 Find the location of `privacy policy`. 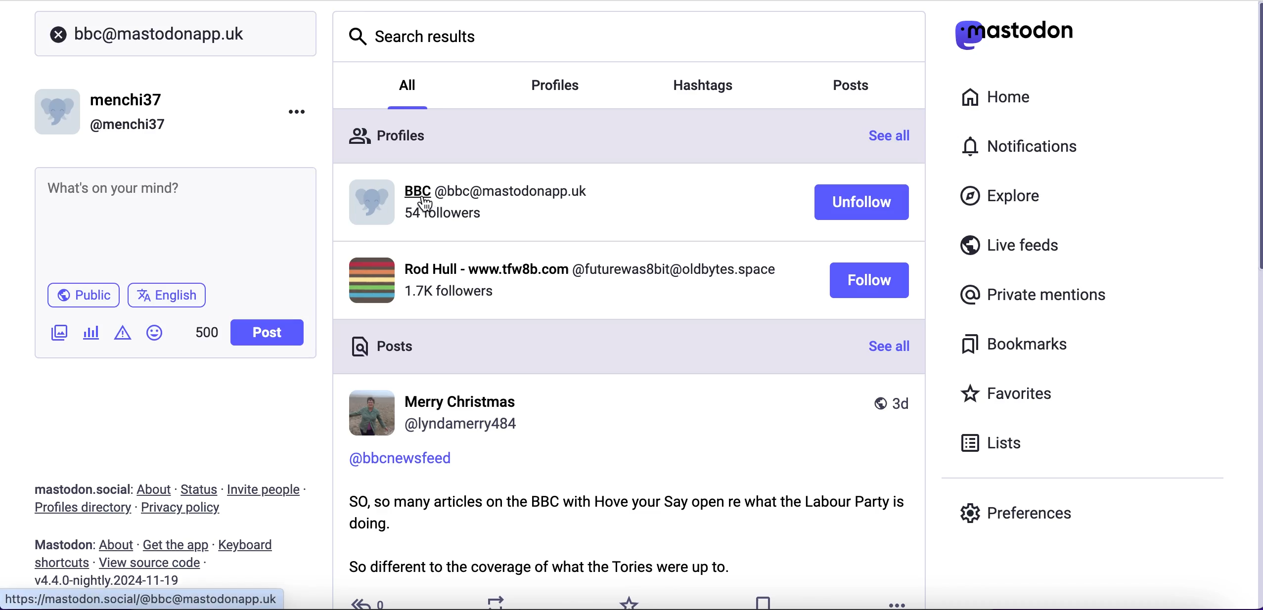

privacy policy is located at coordinates (189, 509).